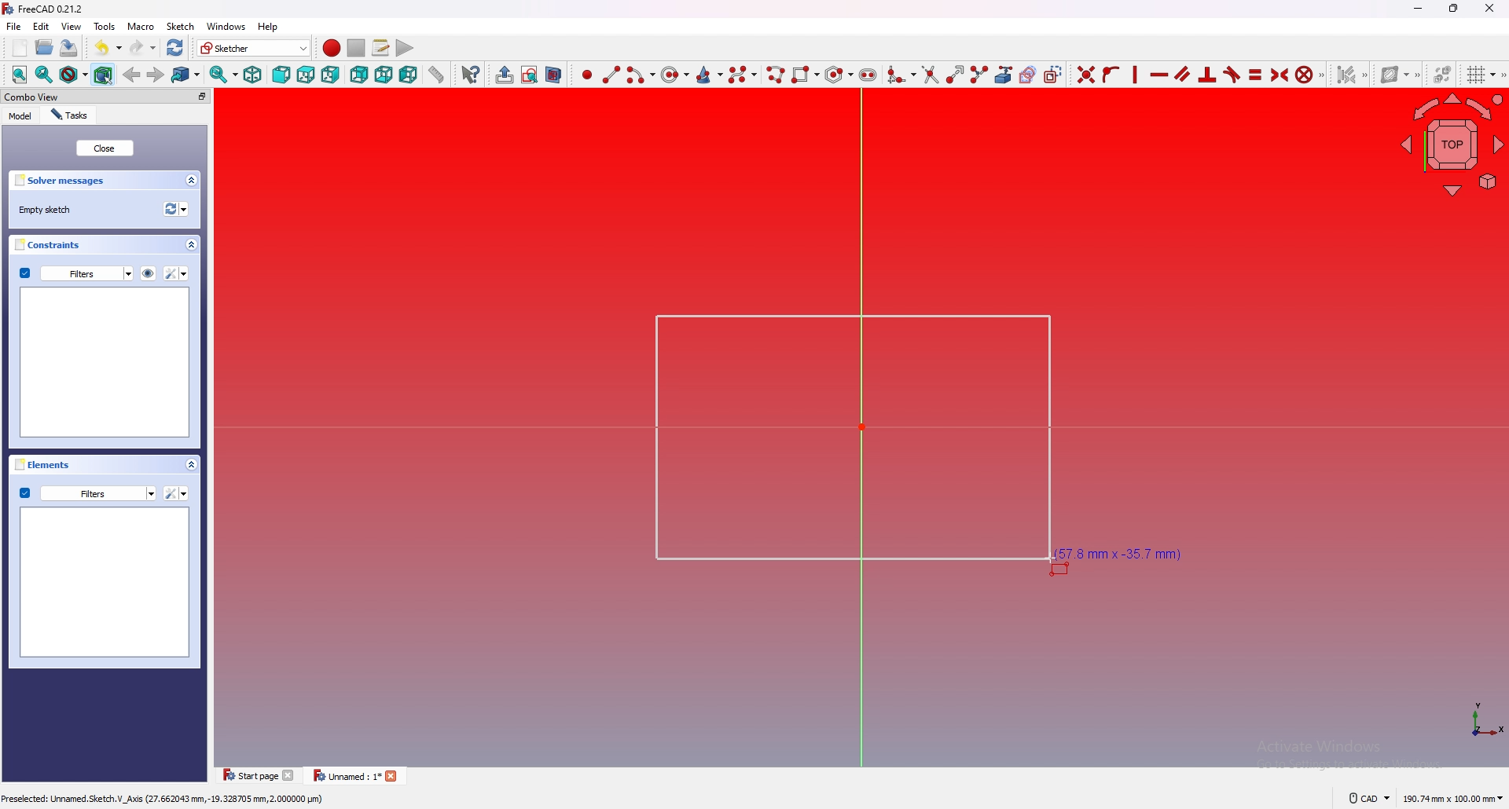  What do you see at coordinates (14, 26) in the screenshot?
I see `file` at bounding box center [14, 26].